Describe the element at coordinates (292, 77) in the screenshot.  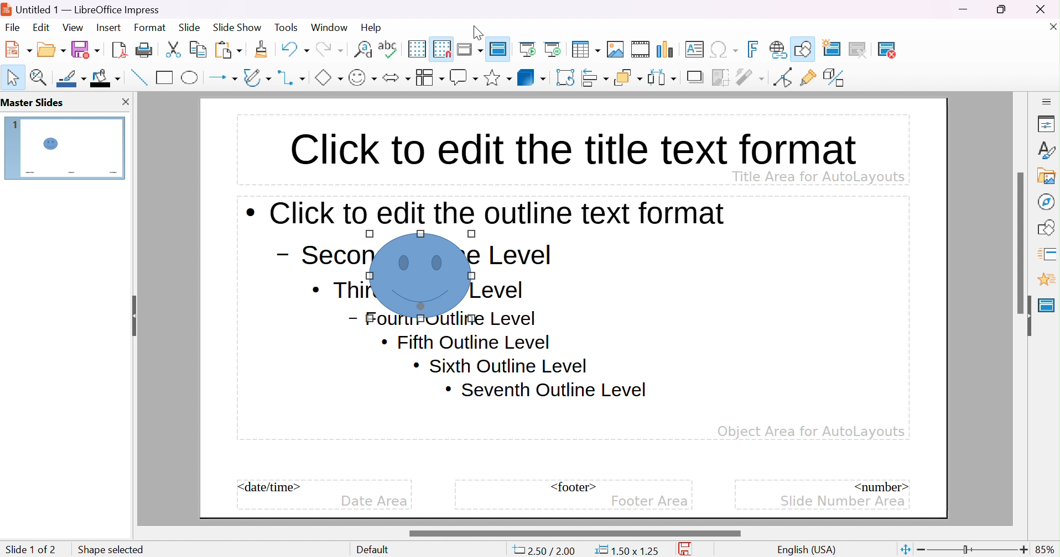
I see `connectors` at that location.